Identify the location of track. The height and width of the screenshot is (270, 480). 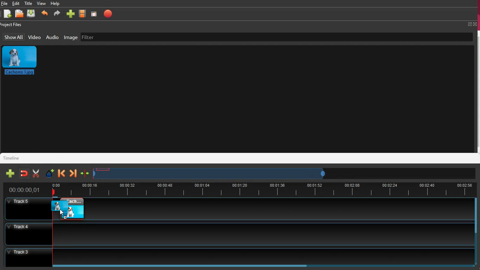
(237, 233).